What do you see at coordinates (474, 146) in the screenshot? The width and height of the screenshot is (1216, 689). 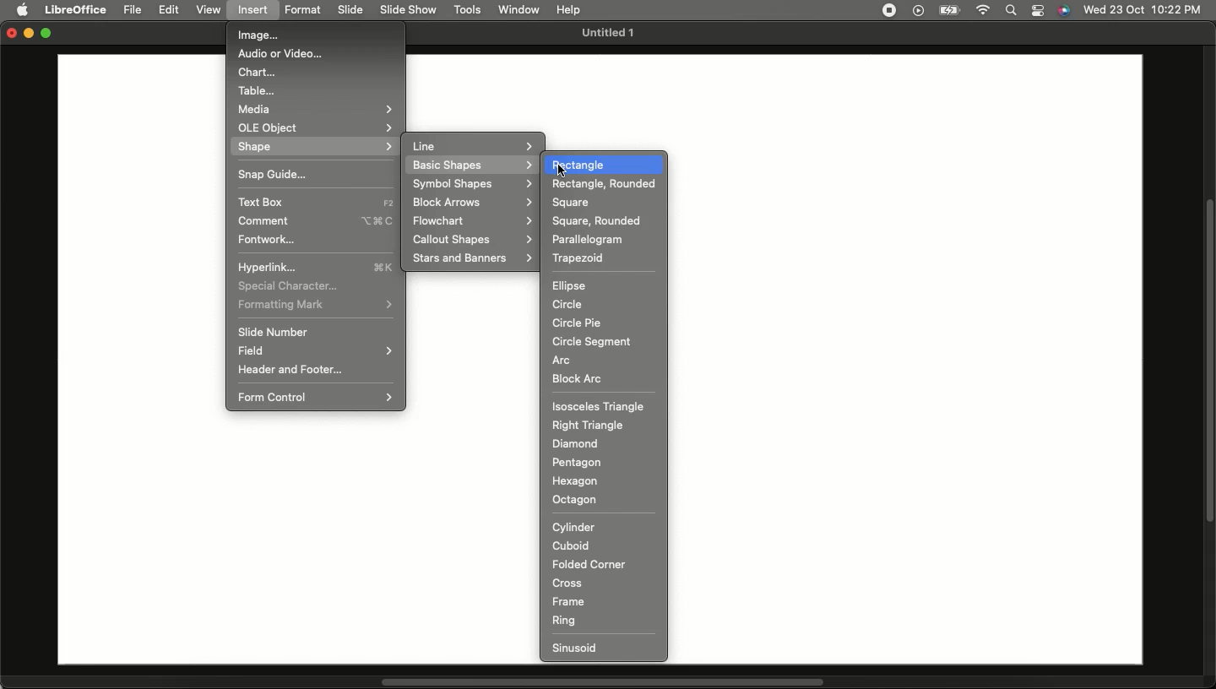 I see `Line` at bounding box center [474, 146].